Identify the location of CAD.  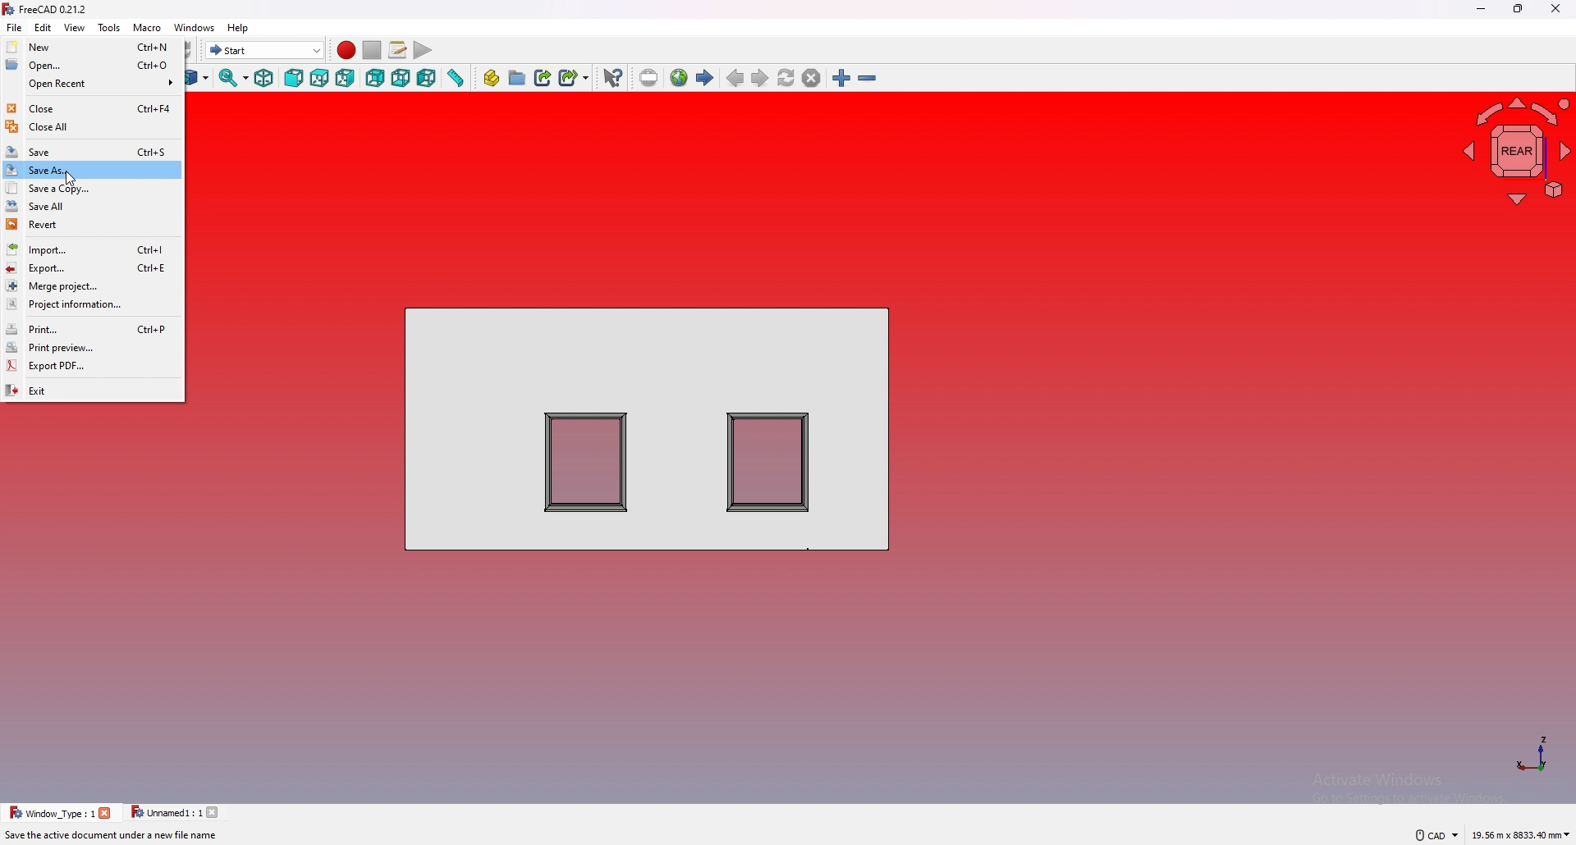
(1430, 834).